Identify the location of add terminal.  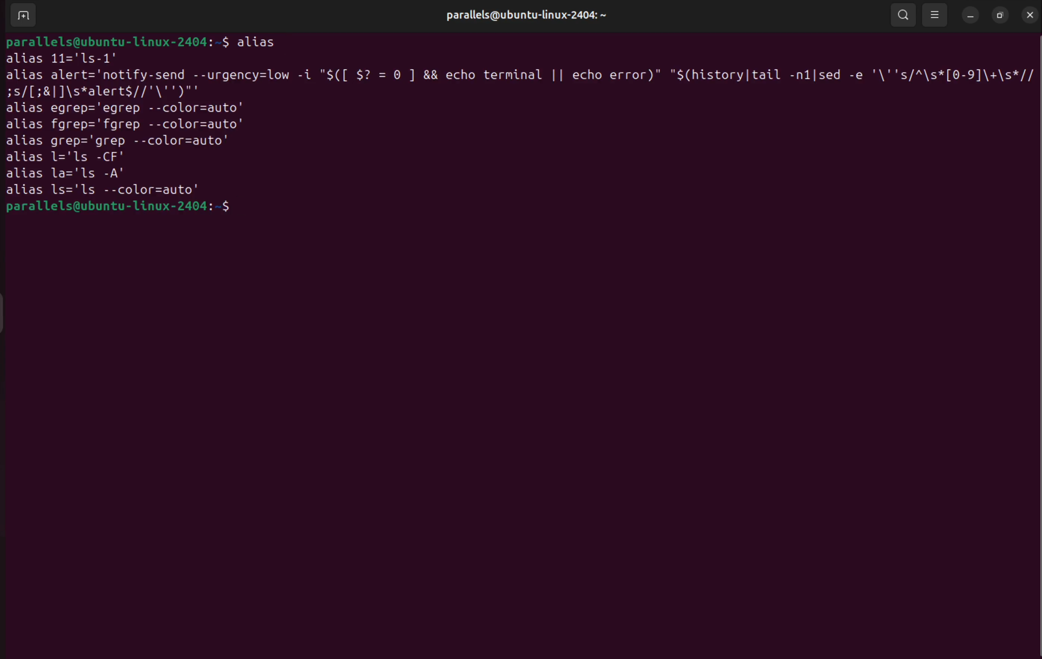
(22, 17).